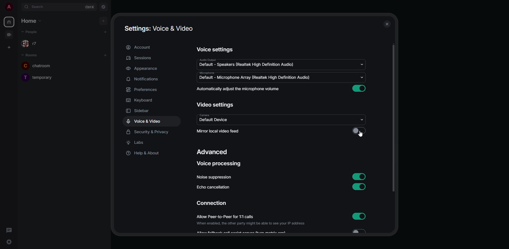 The width and height of the screenshot is (509, 249). I want to click on default, so click(214, 120).